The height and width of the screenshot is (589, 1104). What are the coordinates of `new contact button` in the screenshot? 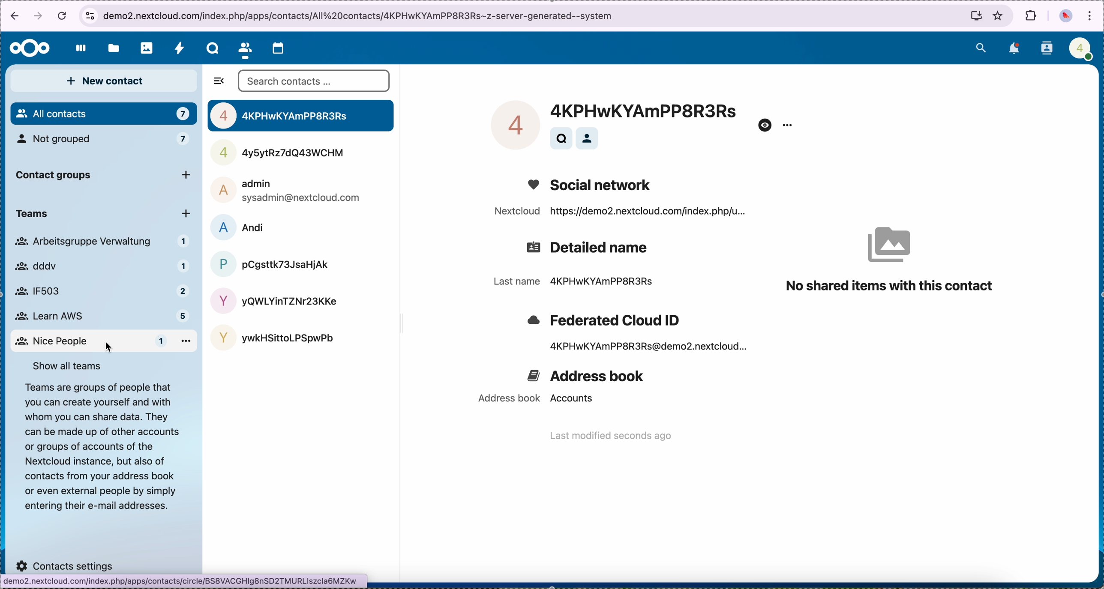 It's located at (104, 81).